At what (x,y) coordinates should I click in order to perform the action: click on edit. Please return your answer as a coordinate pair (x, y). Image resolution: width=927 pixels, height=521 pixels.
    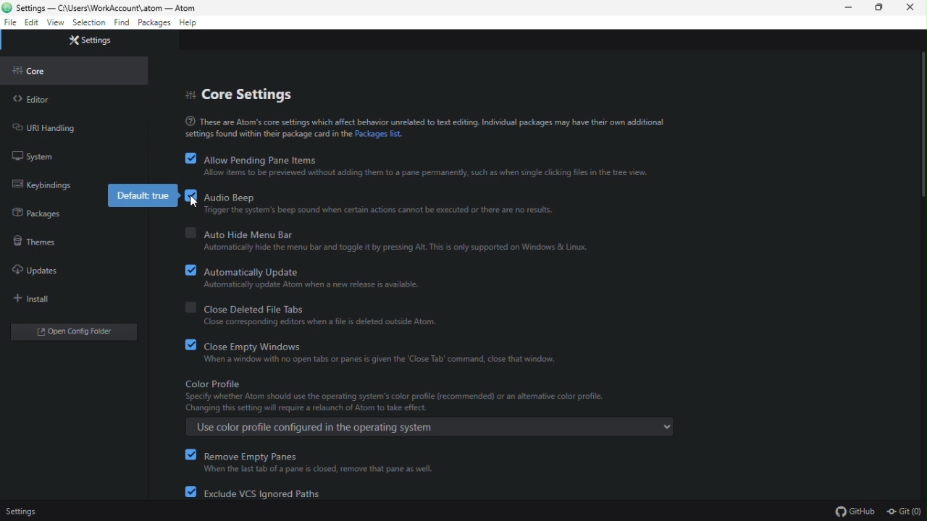
    Looking at the image, I should click on (32, 23).